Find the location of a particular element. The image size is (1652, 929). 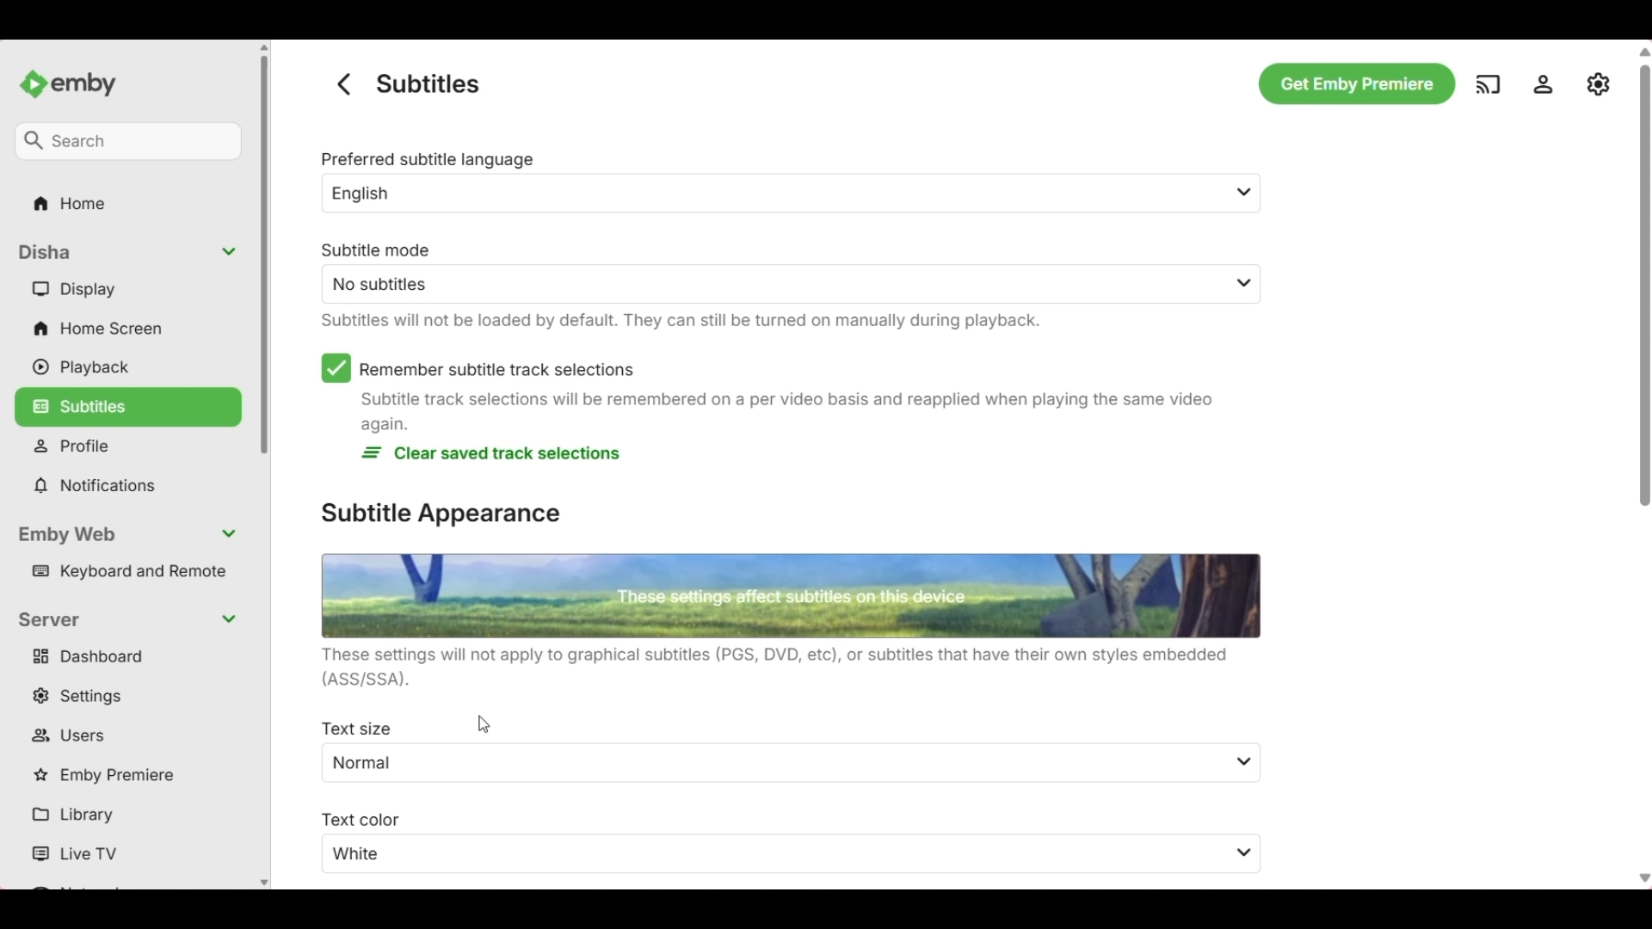

Home screen is located at coordinates (131, 329).